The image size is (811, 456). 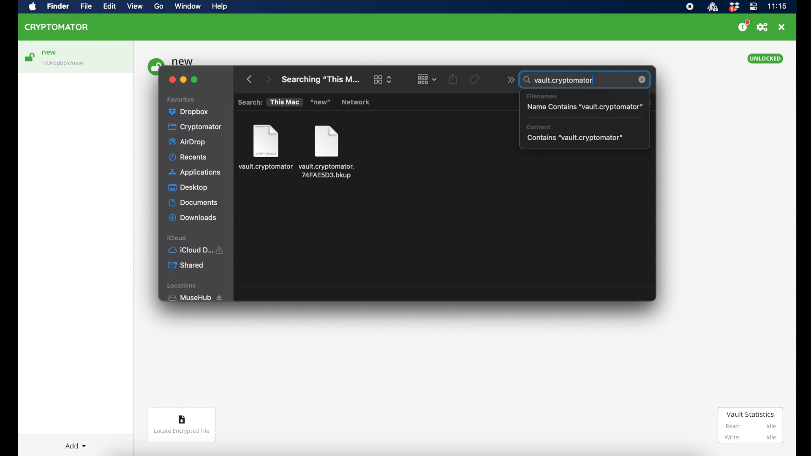 I want to click on close, so click(x=781, y=27).